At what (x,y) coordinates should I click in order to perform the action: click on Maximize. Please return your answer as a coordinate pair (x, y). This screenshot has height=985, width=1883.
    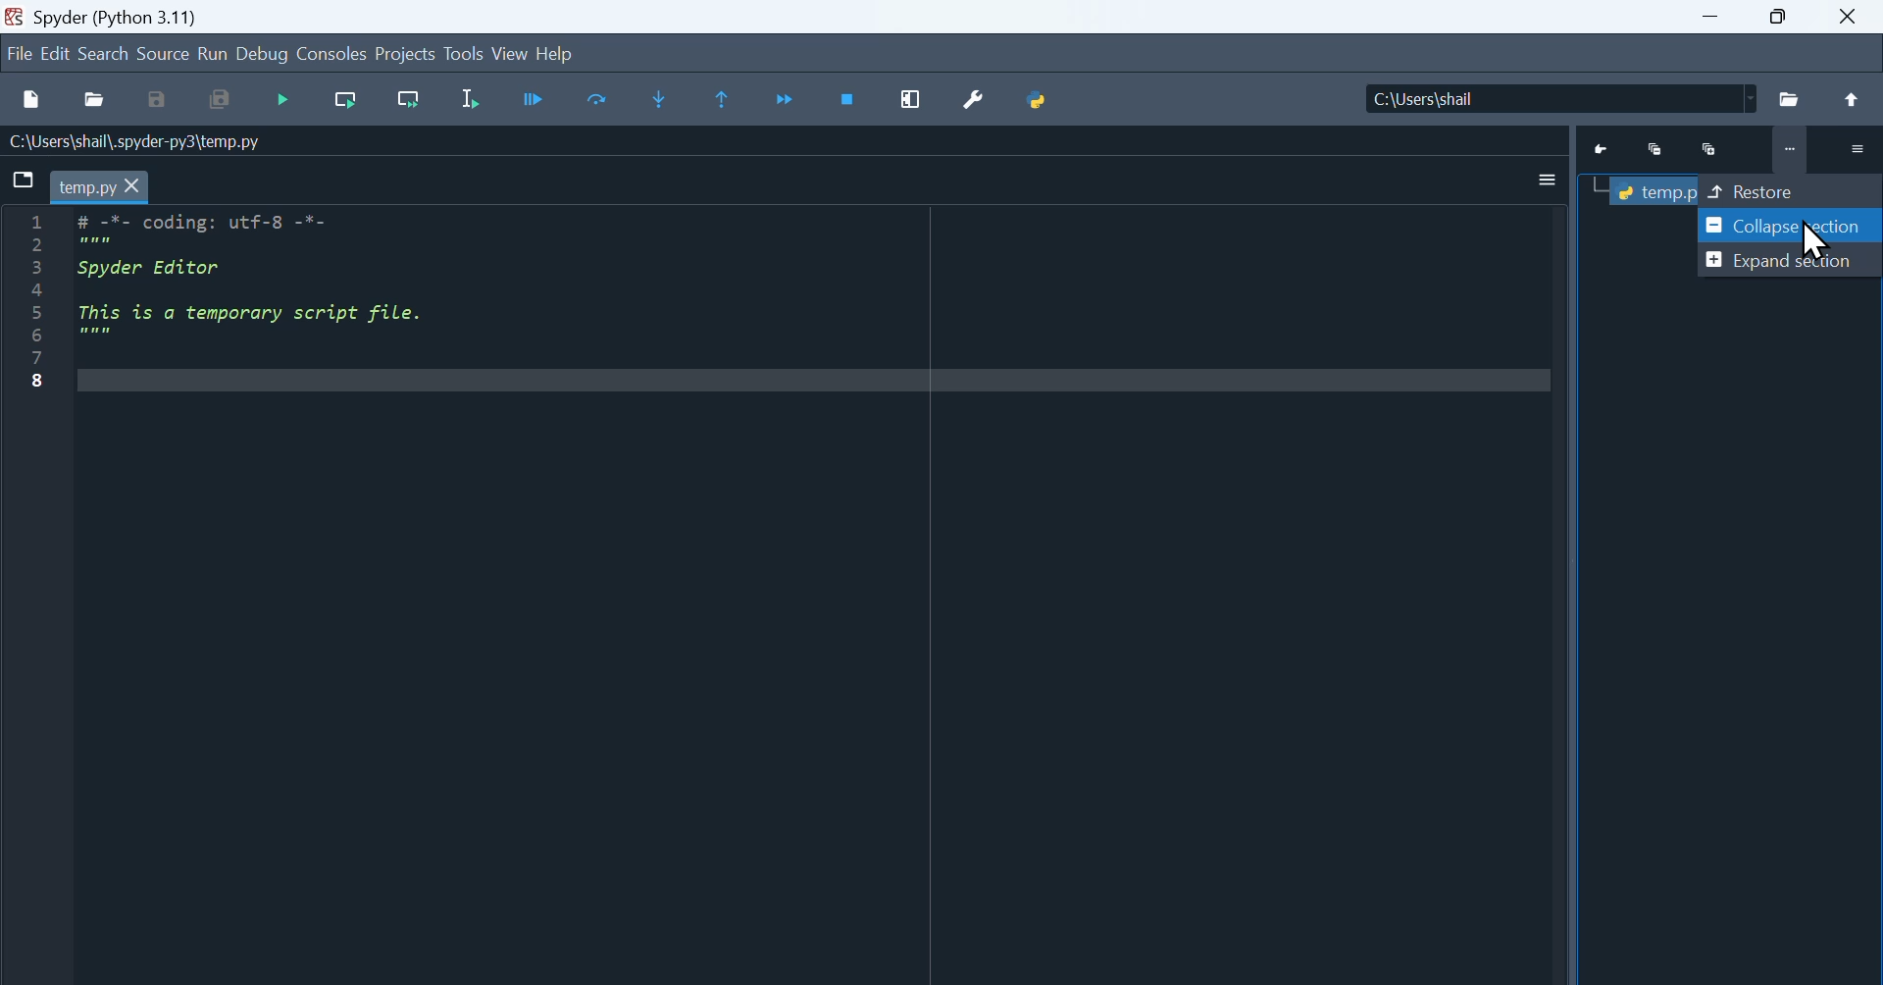
    Looking at the image, I should click on (1780, 17).